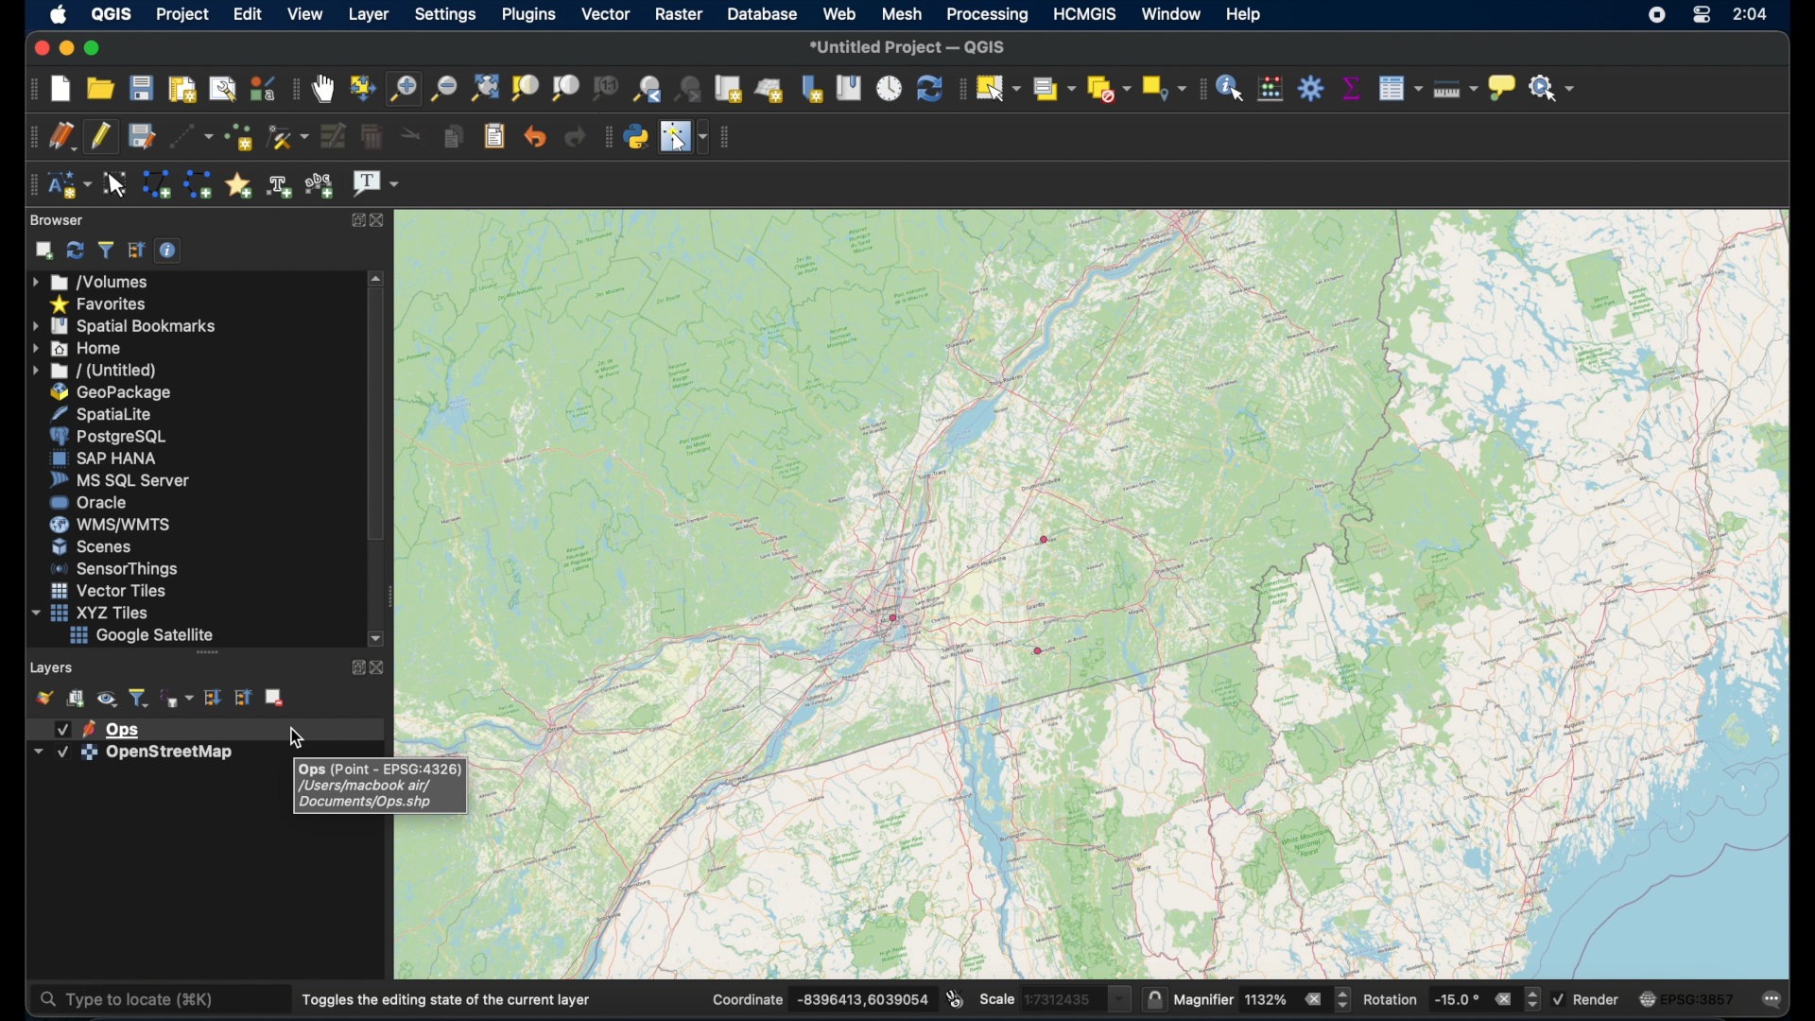  Describe the element at coordinates (401, 89) in the screenshot. I see `zoom in` at that location.